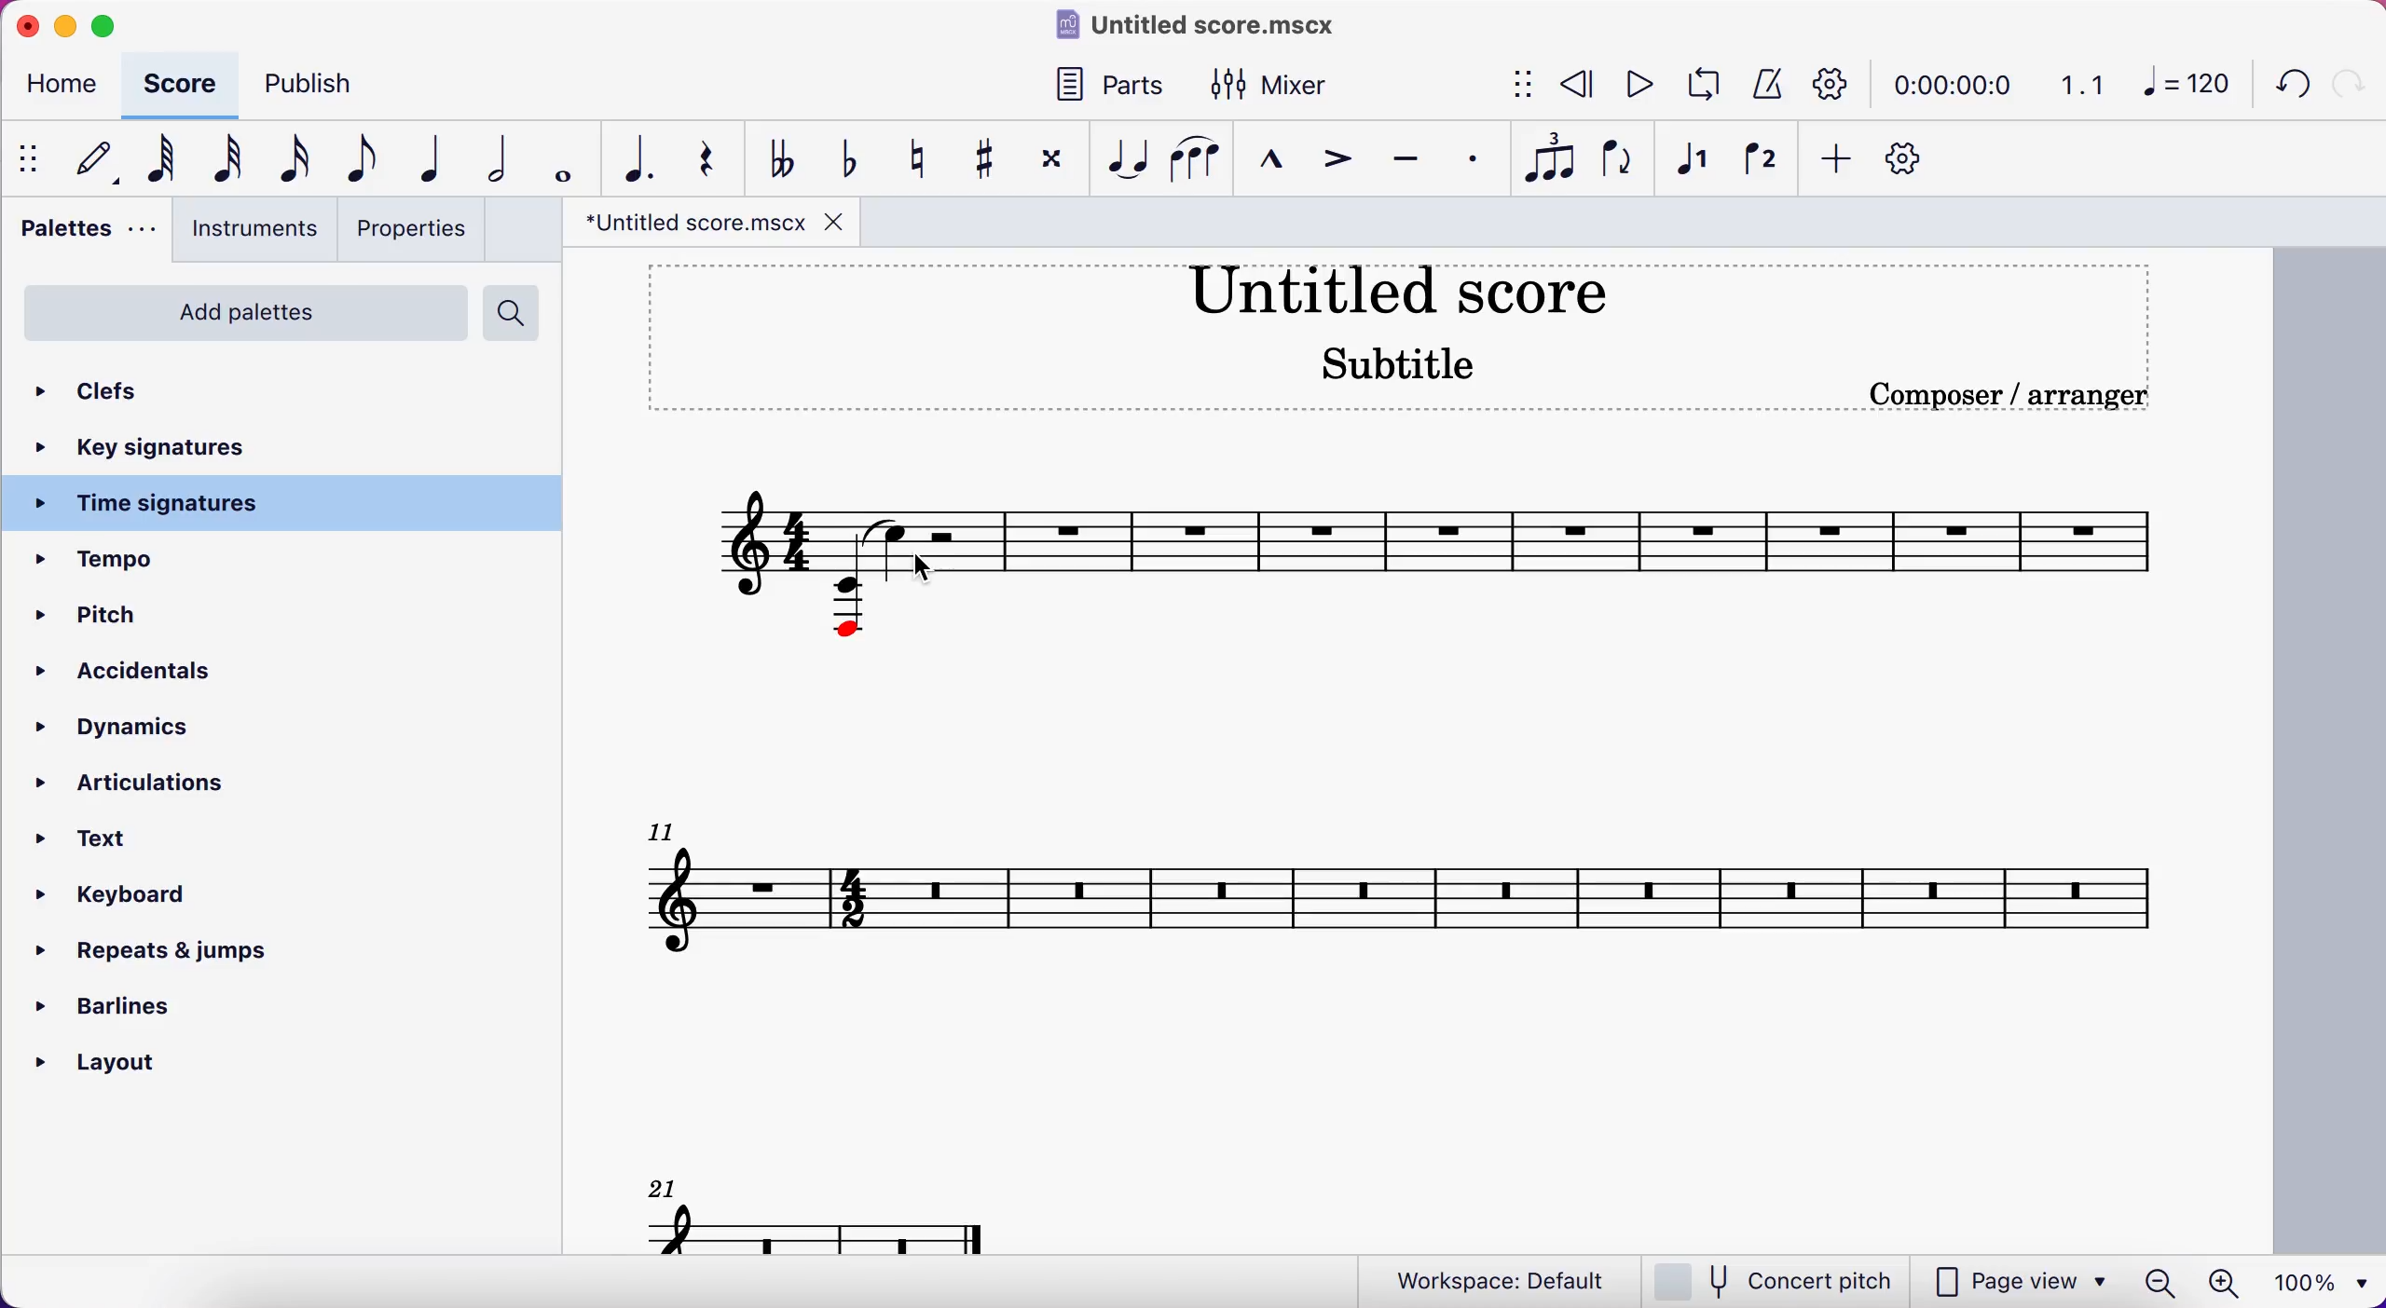 The height and width of the screenshot is (1308, 2386). What do you see at coordinates (2018, 1281) in the screenshot?
I see `page view` at bounding box center [2018, 1281].